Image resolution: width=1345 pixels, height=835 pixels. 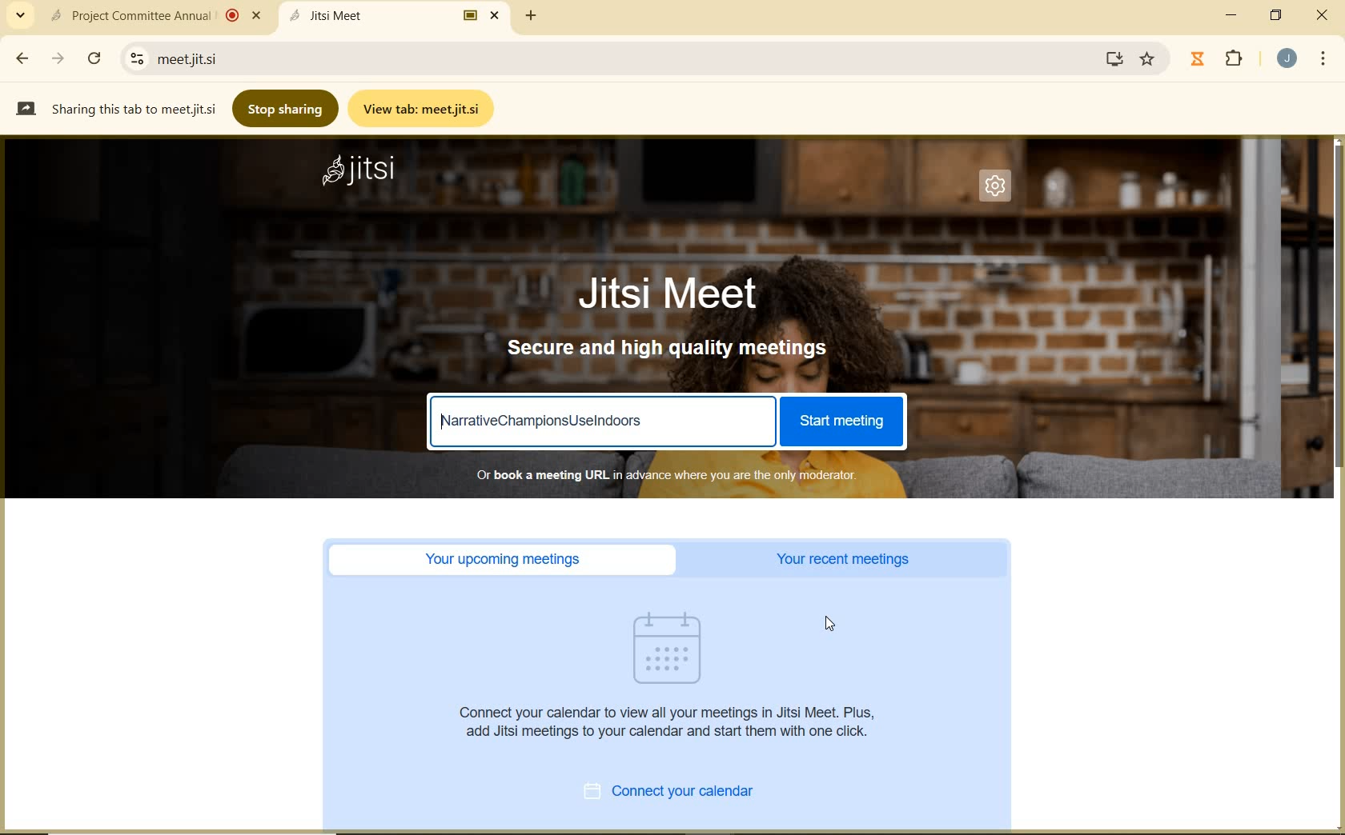 I want to click on Project Committee Annual, so click(x=153, y=15).